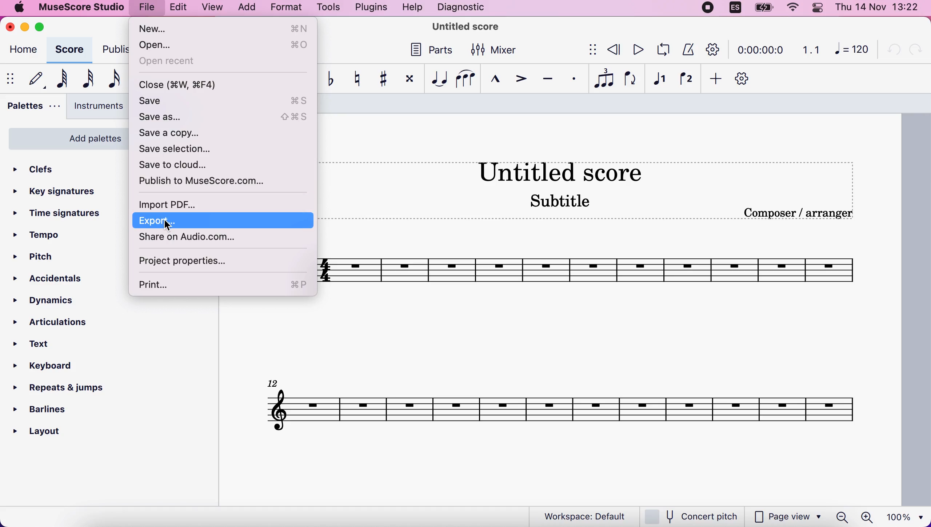 The width and height of the screenshot is (931, 527). I want to click on view, so click(211, 9).